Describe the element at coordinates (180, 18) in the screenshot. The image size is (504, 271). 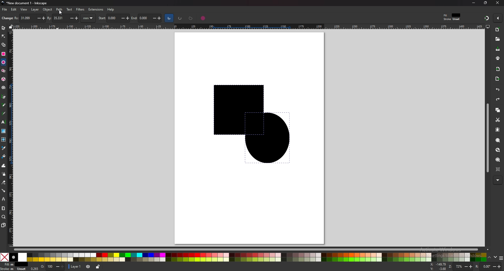
I see `arc` at that location.